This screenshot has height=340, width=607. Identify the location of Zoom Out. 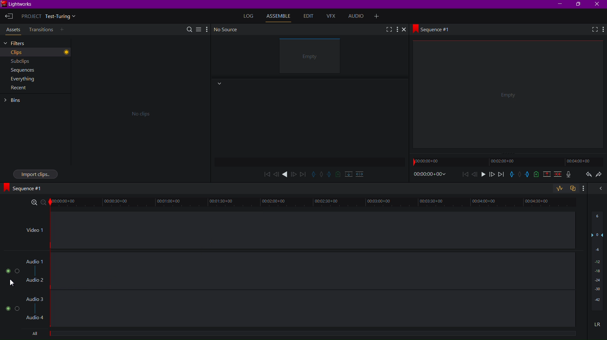
(46, 203).